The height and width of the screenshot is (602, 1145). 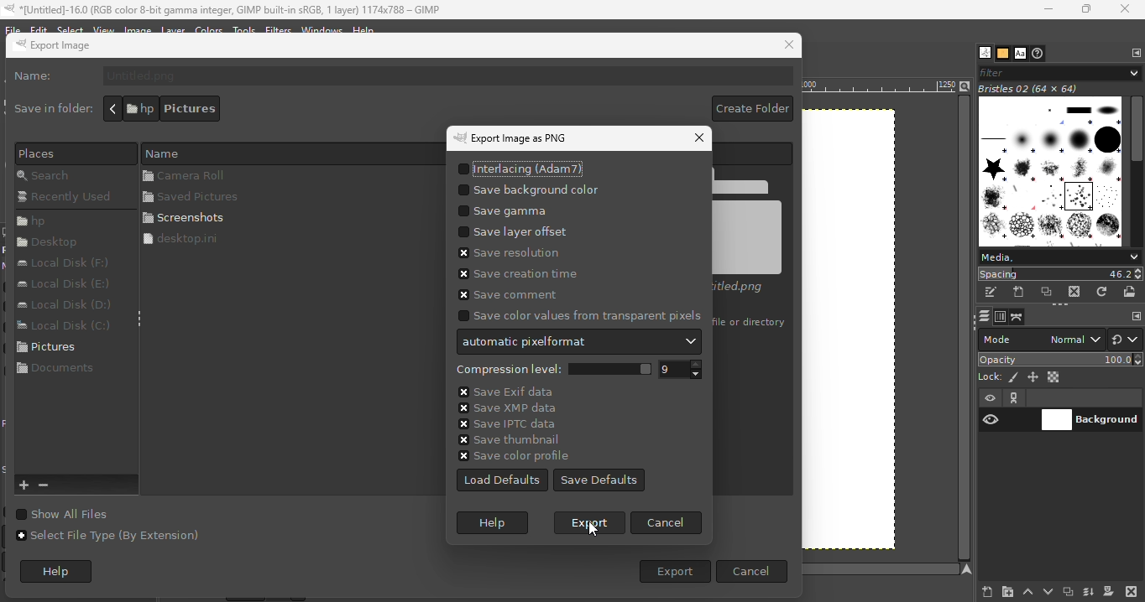 I want to click on Maximize, so click(x=1087, y=10).